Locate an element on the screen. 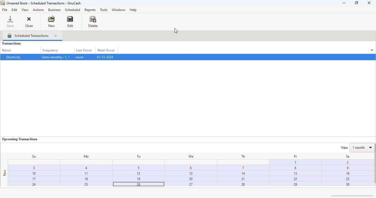  Semi-monthly: 1, 1 is located at coordinates (55, 57).